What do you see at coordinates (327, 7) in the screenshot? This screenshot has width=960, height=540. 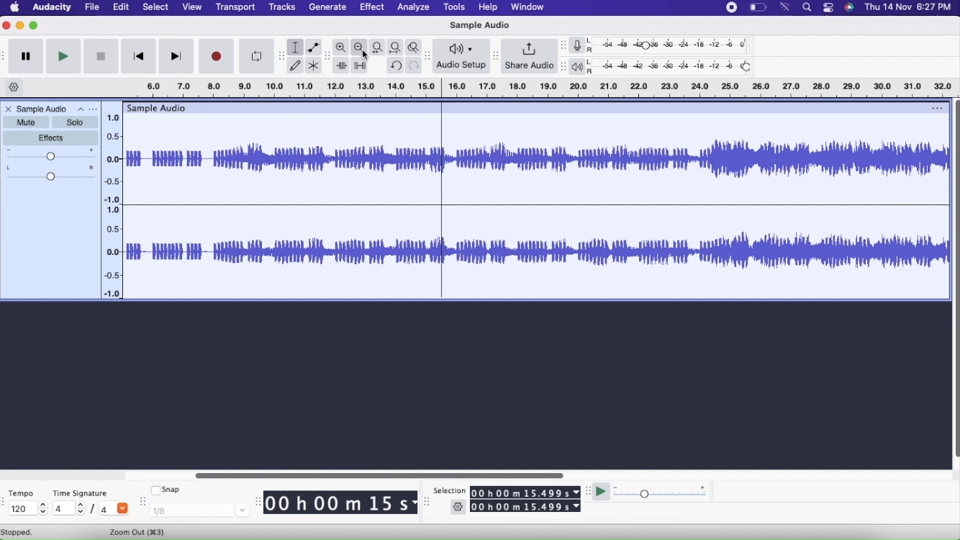 I see `Generate` at bounding box center [327, 7].